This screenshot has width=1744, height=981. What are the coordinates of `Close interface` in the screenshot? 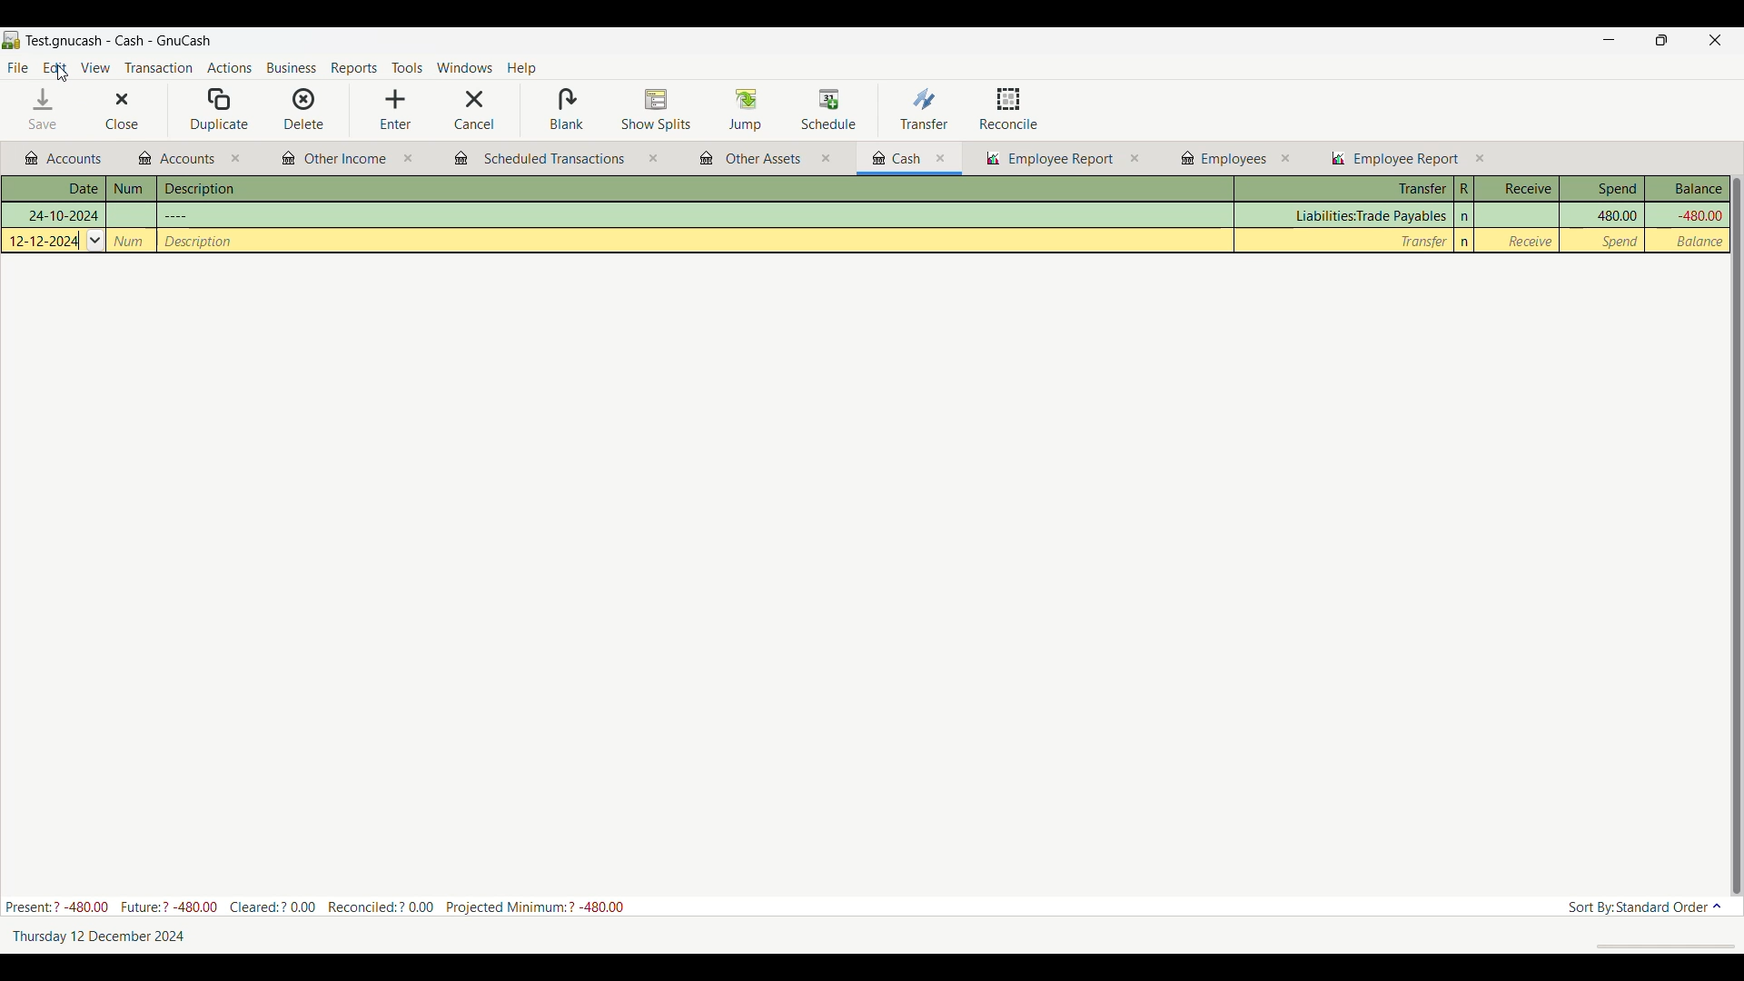 It's located at (1715, 40).